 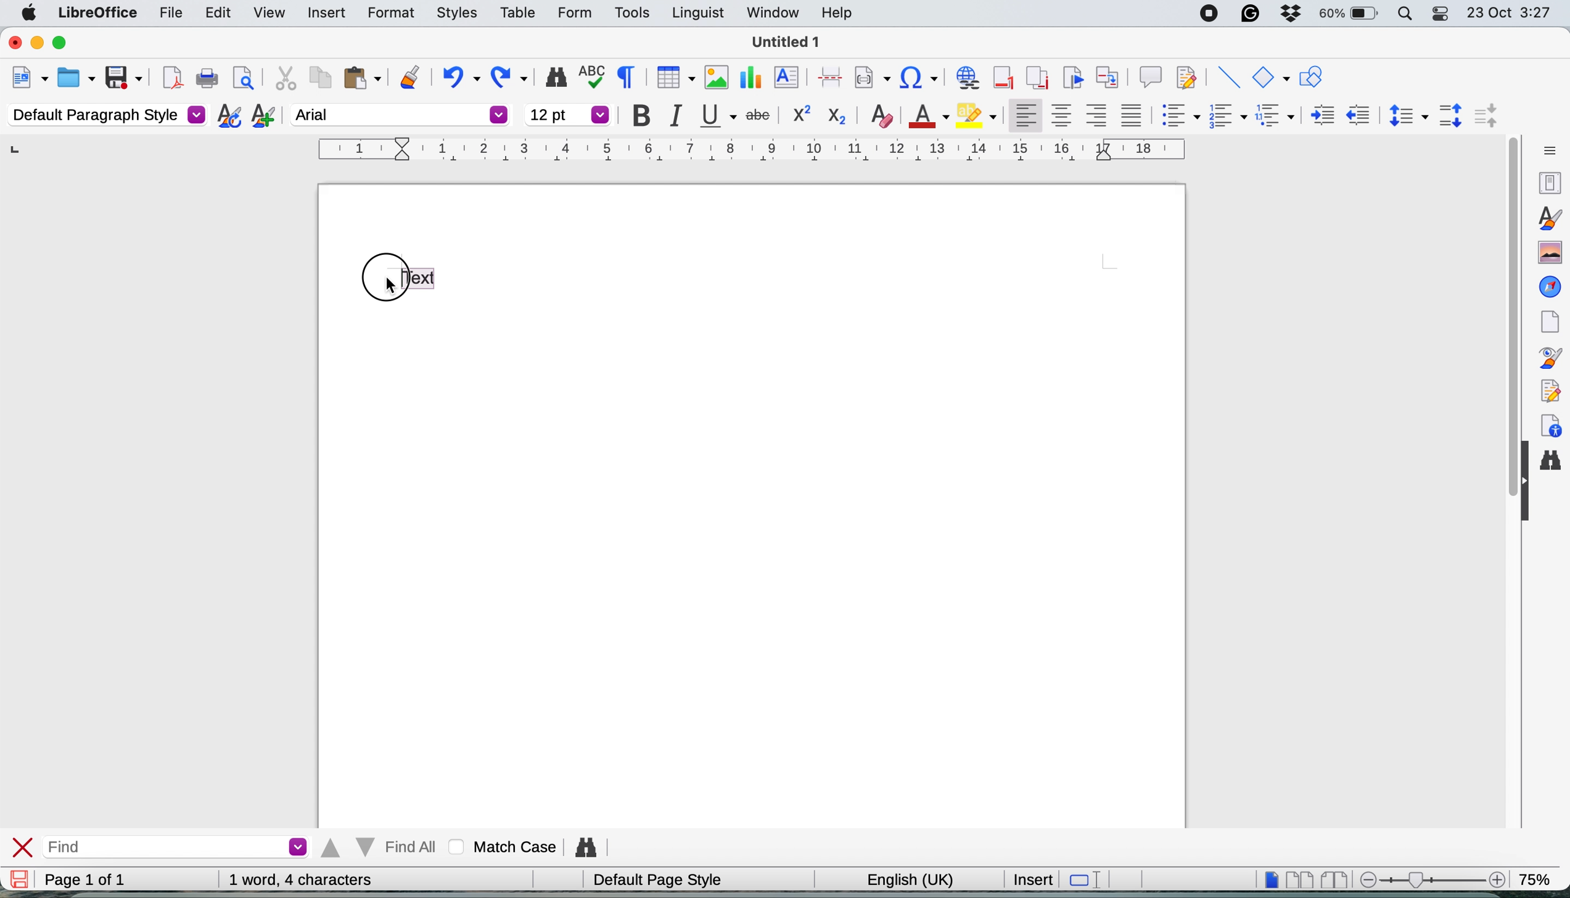 What do you see at coordinates (636, 113) in the screenshot?
I see `bold` at bounding box center [636, 113].